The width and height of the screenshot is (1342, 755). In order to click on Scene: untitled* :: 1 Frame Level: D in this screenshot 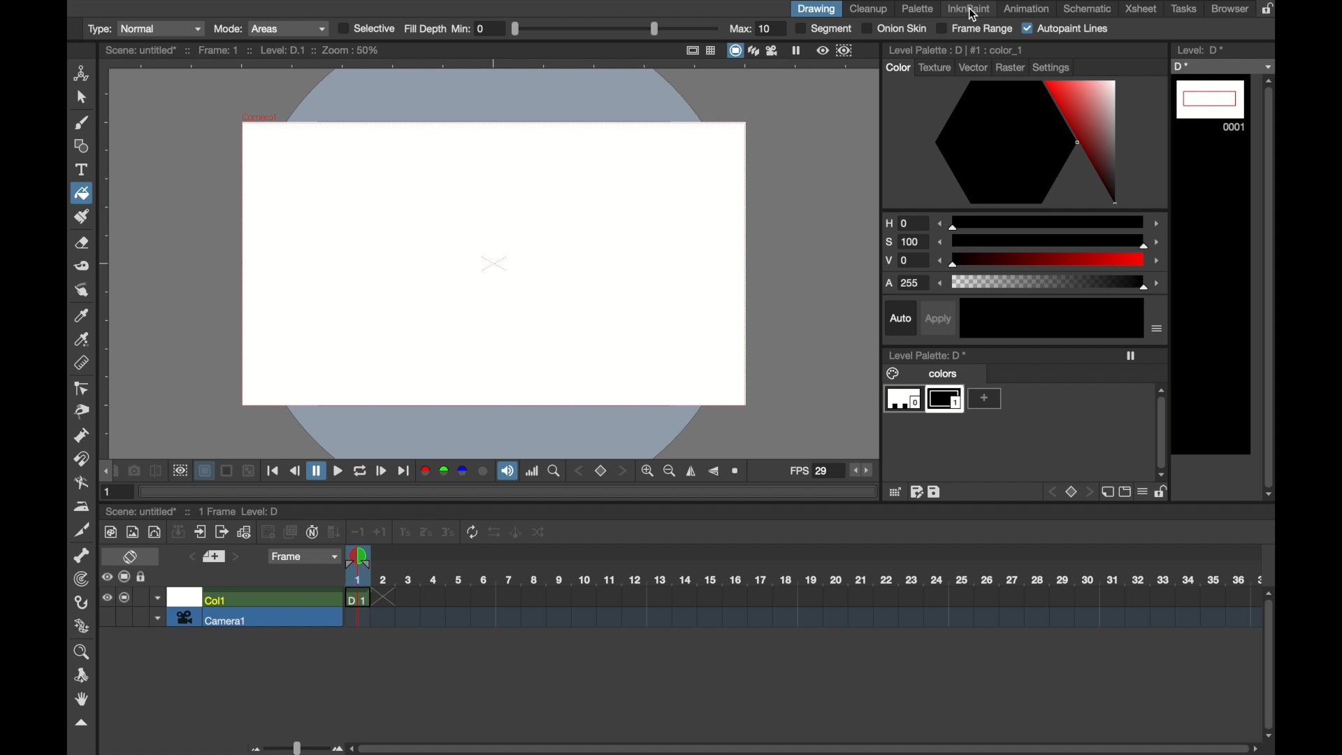, I will do `click(194, 511)`.